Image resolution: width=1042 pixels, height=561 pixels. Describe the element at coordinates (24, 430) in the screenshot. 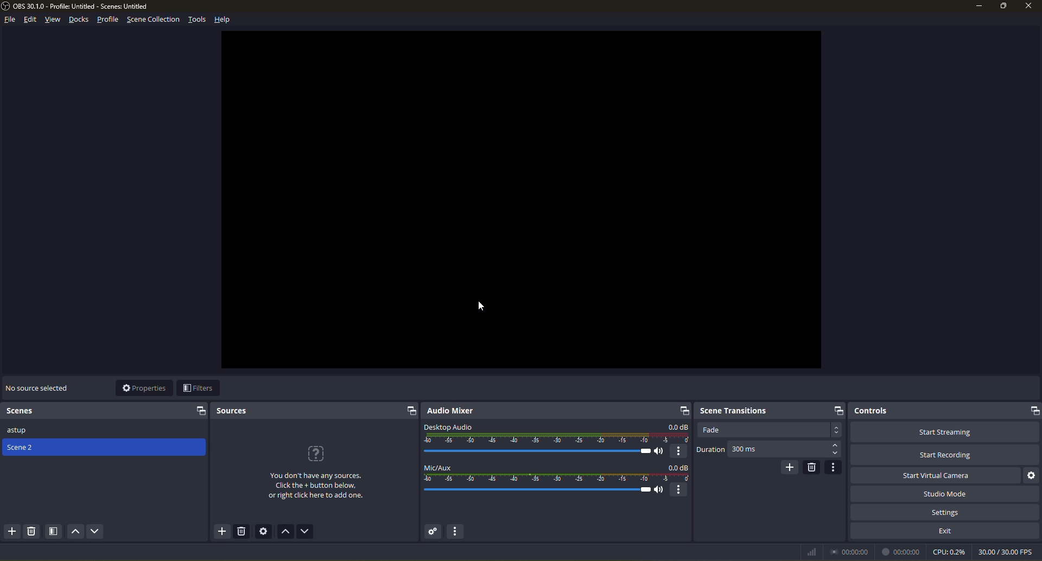

I see `astup` at that location.